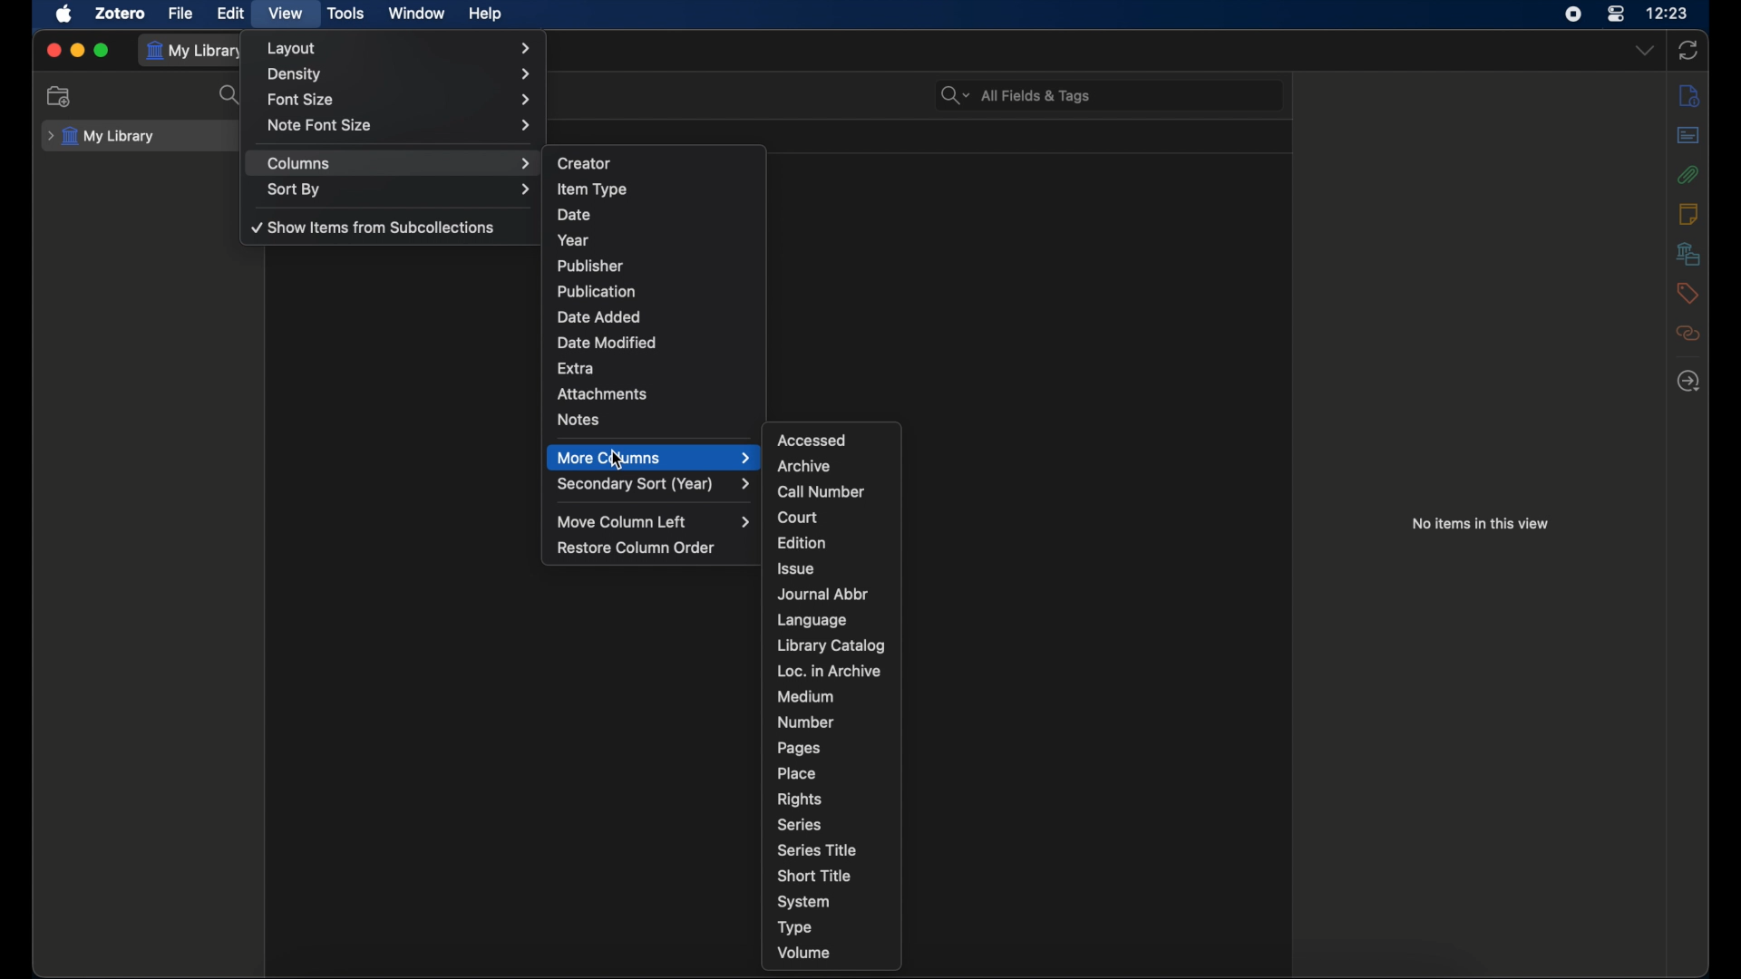 This screenshot has height=979, width=1741. What do you see at coordinates (78, 50) in the screenshot?
I see `minimize` at bounding box center [78, 50].